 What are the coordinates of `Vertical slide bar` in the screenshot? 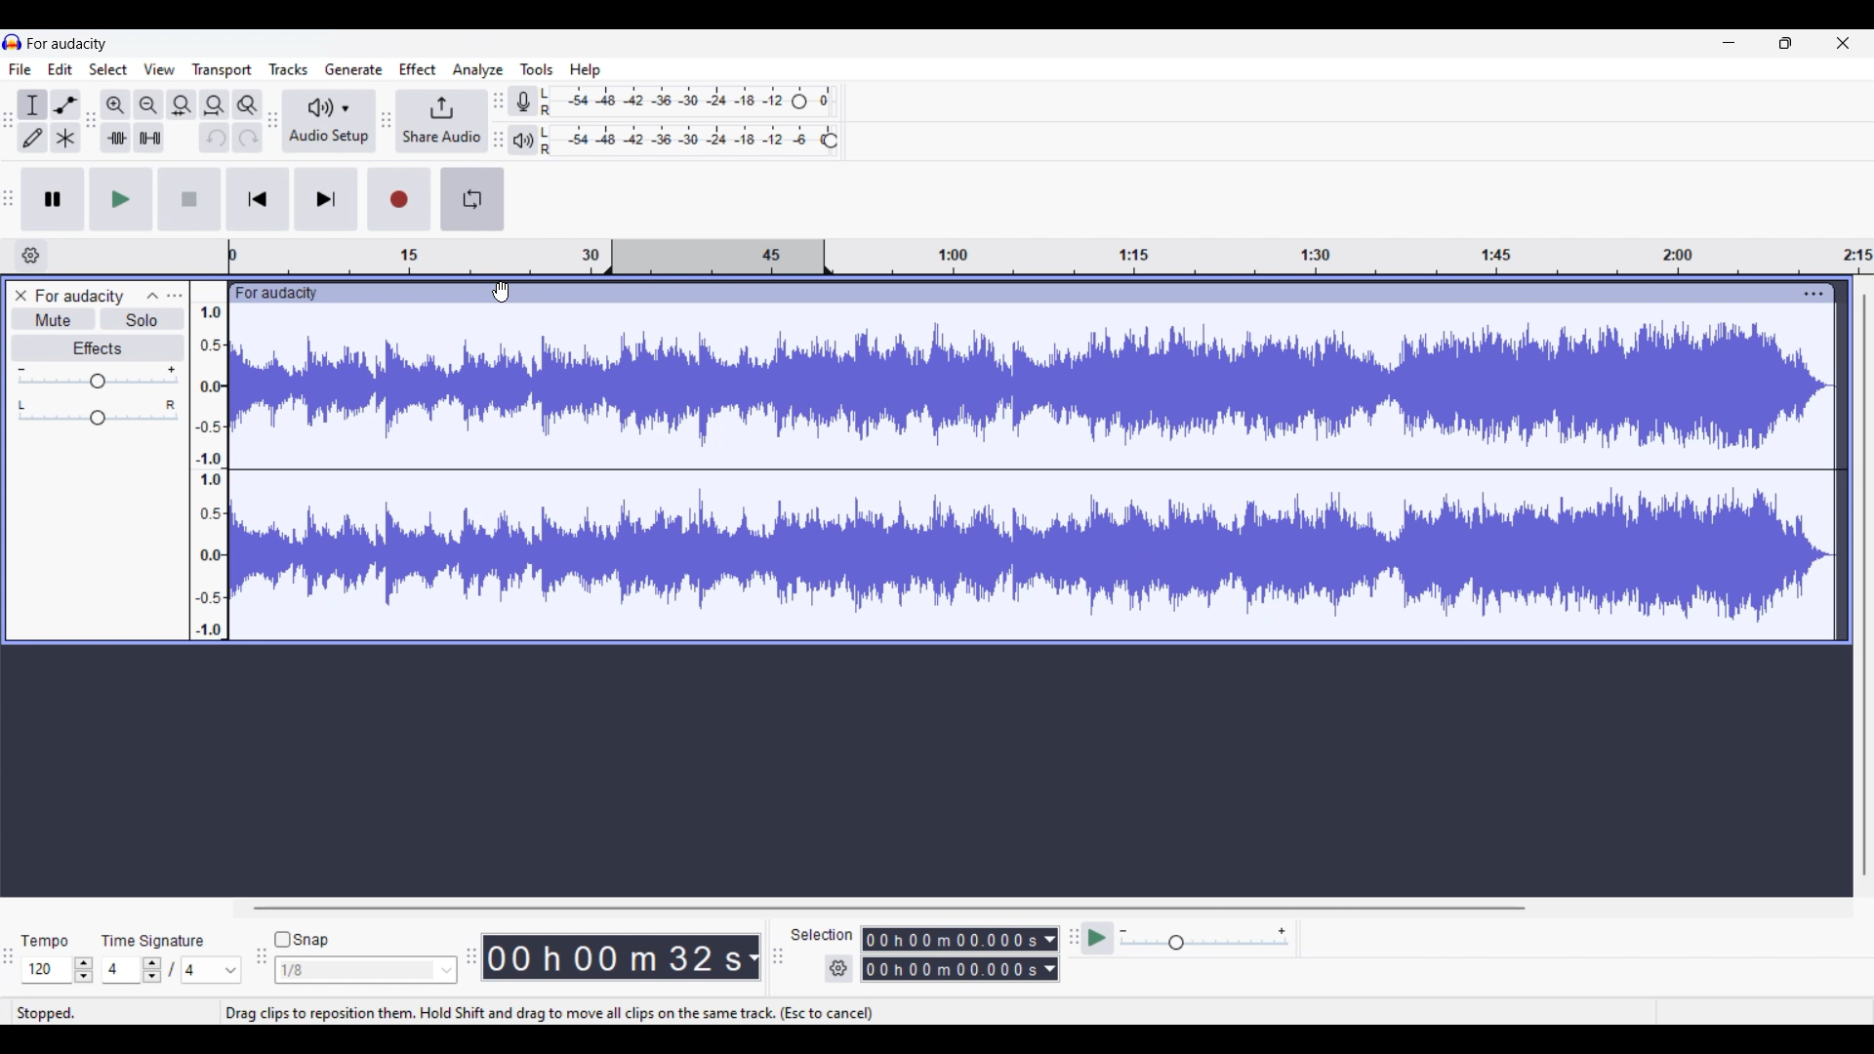 It's located at (1864, 583).